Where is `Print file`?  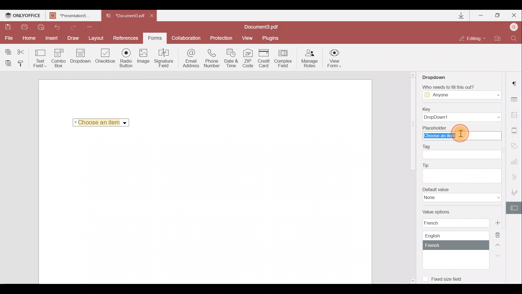 Print file is located at coordinates (25, 27).